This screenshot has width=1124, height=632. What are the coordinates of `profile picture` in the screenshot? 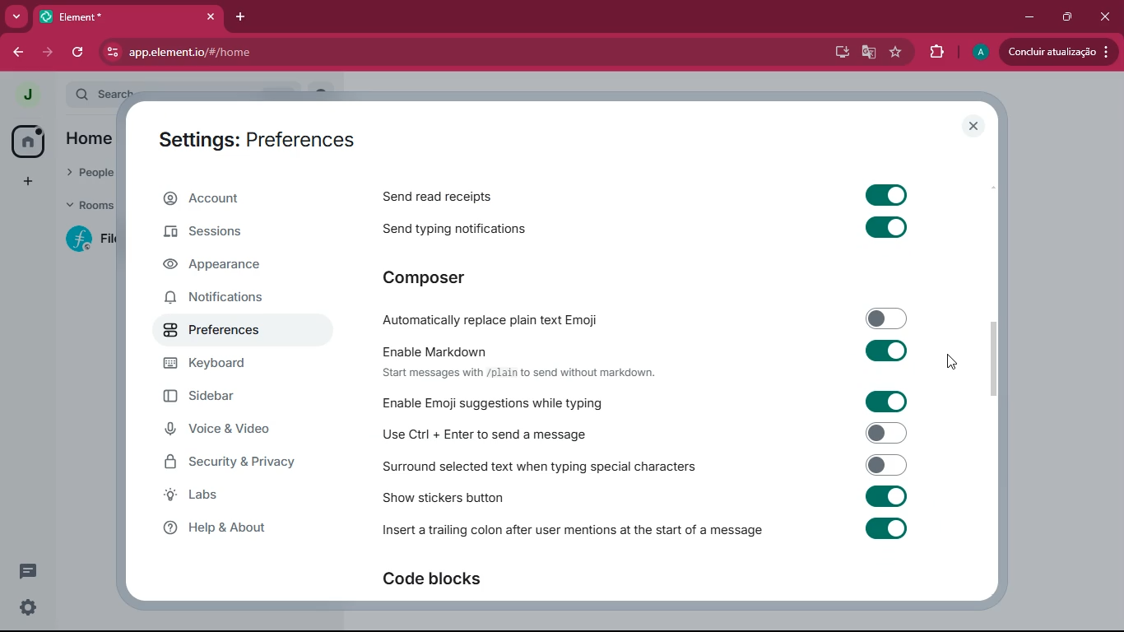 It's located at (27, 95).